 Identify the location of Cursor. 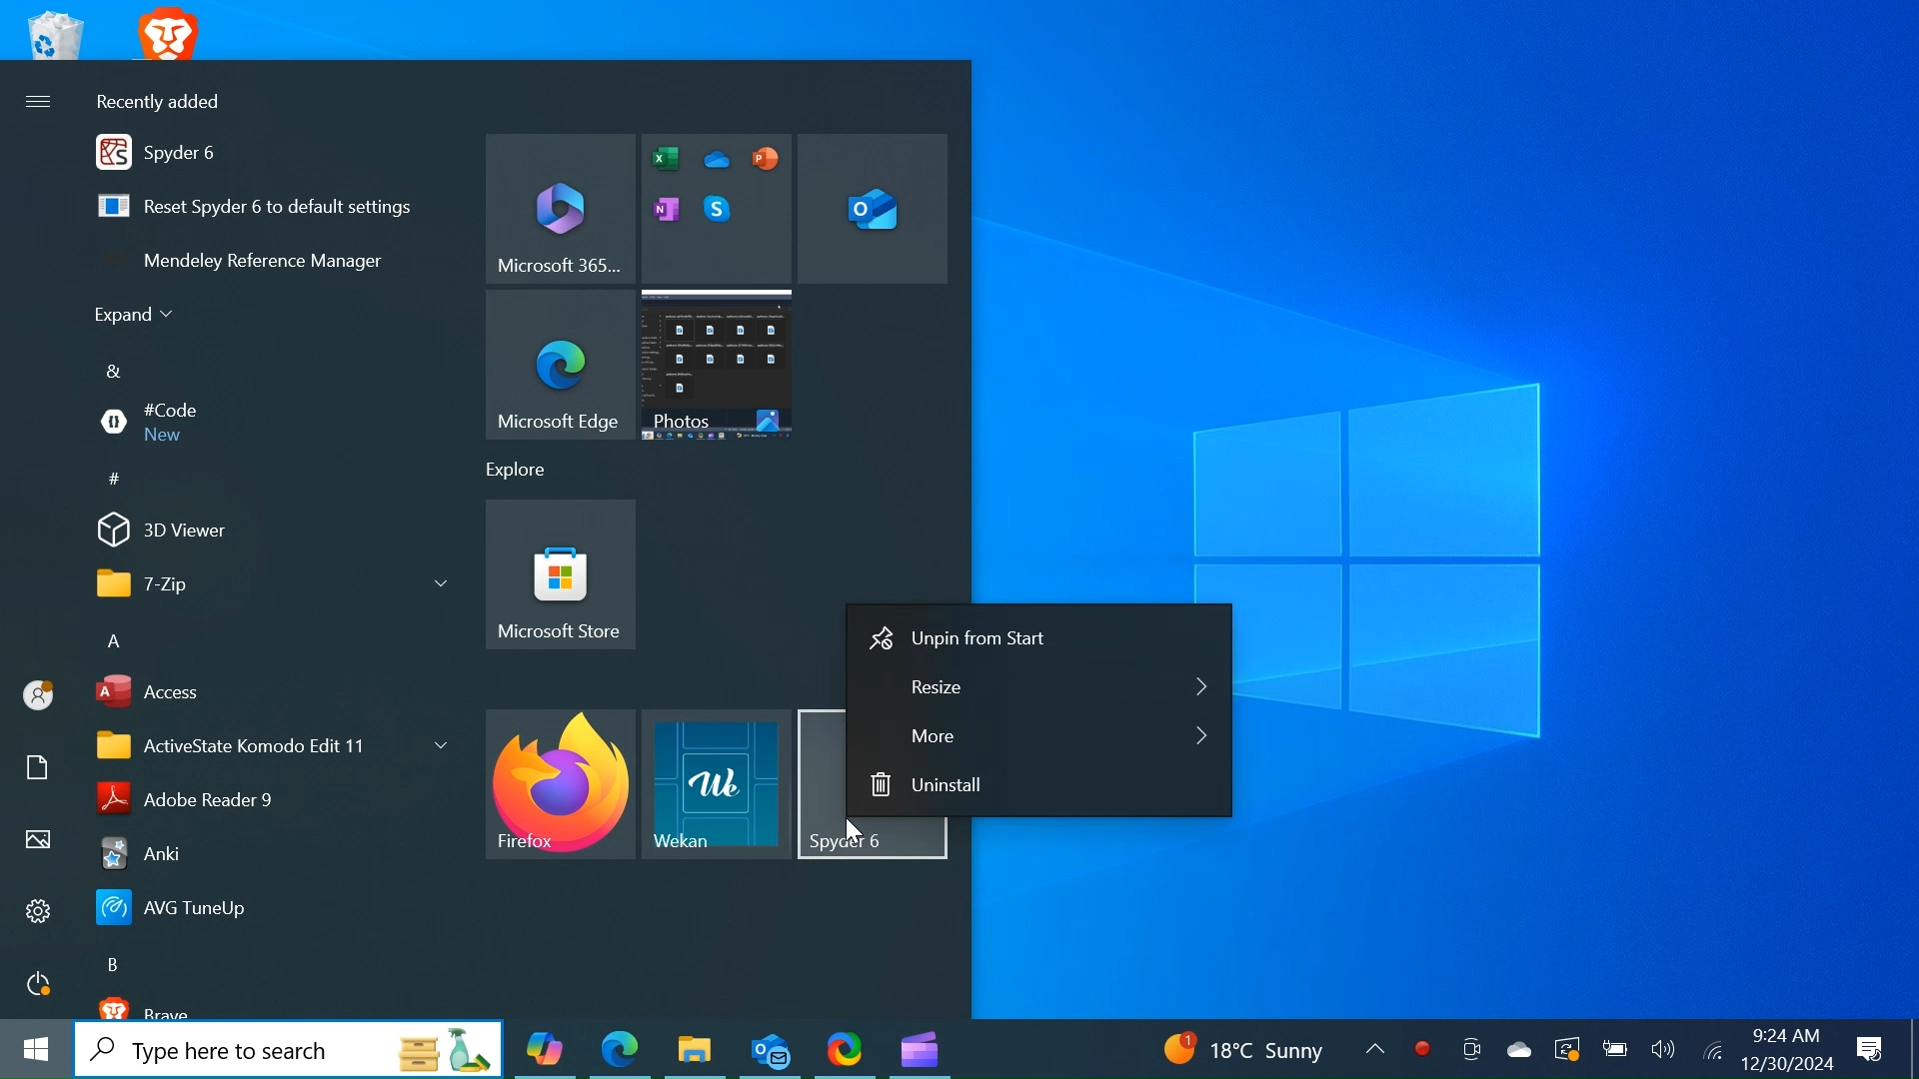
(860, 832).